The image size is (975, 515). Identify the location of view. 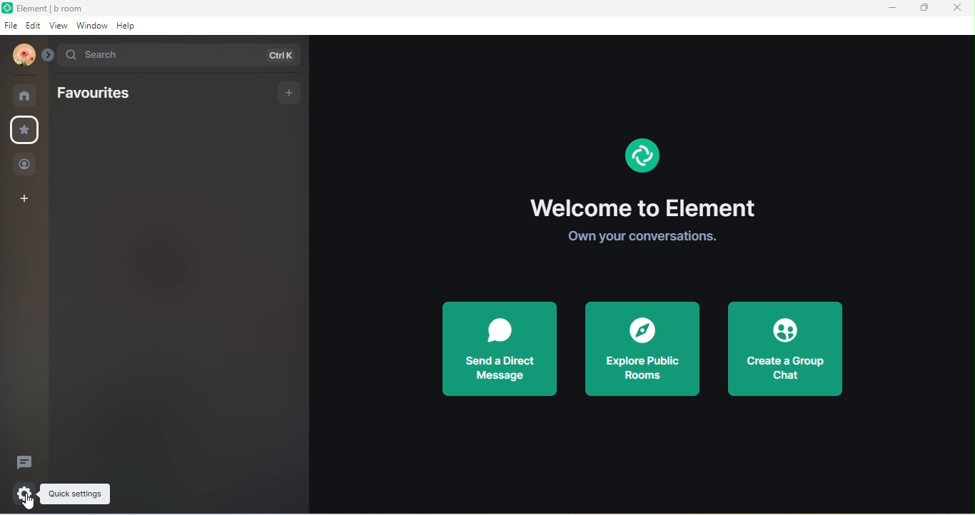
(58, 25).